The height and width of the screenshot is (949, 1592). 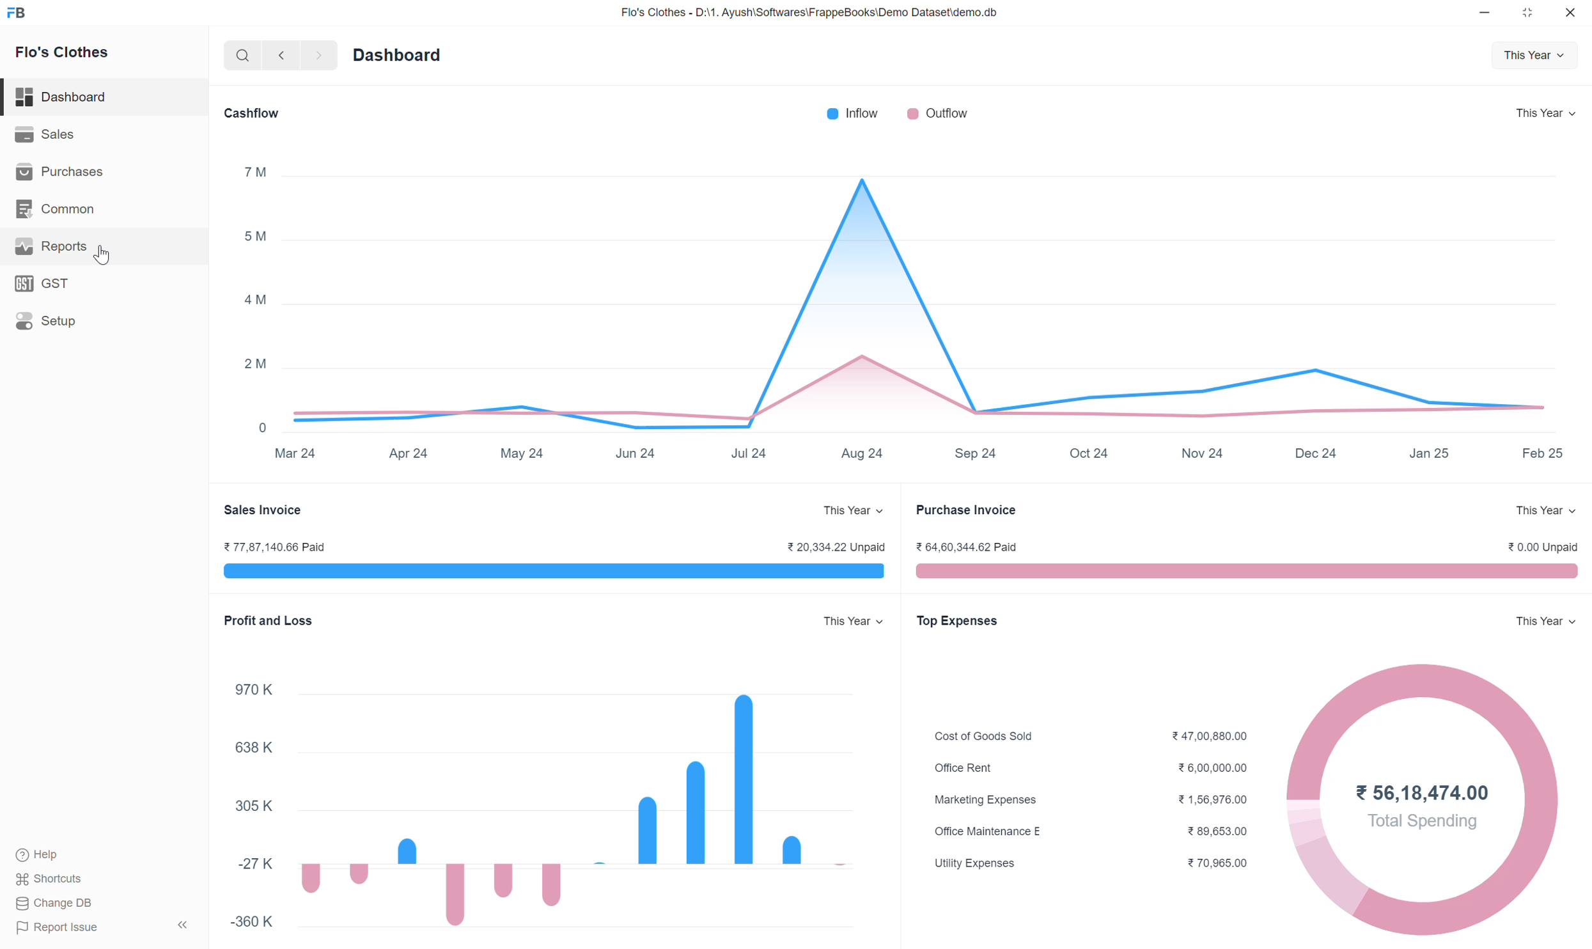 What do you see at coordinates (257, 363) in the screenshot?
I see `2 M` at bounding box center [257, 363].